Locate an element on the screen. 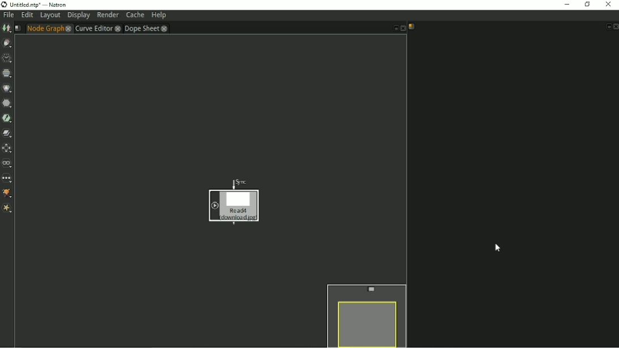 Image resolution: width=619 pixels, height=348 pixels. Close is located at coordinates (615, 27).